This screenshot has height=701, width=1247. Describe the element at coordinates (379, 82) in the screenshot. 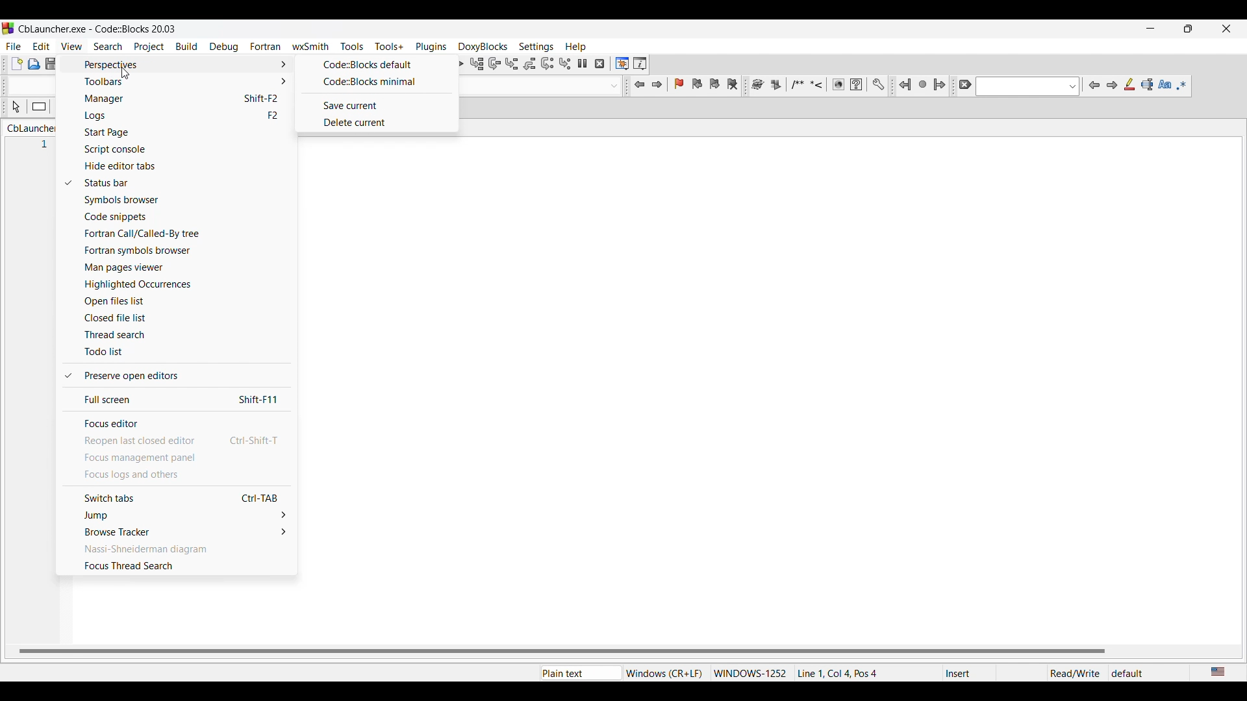

I see `Code::Blocks minimal` at that location.